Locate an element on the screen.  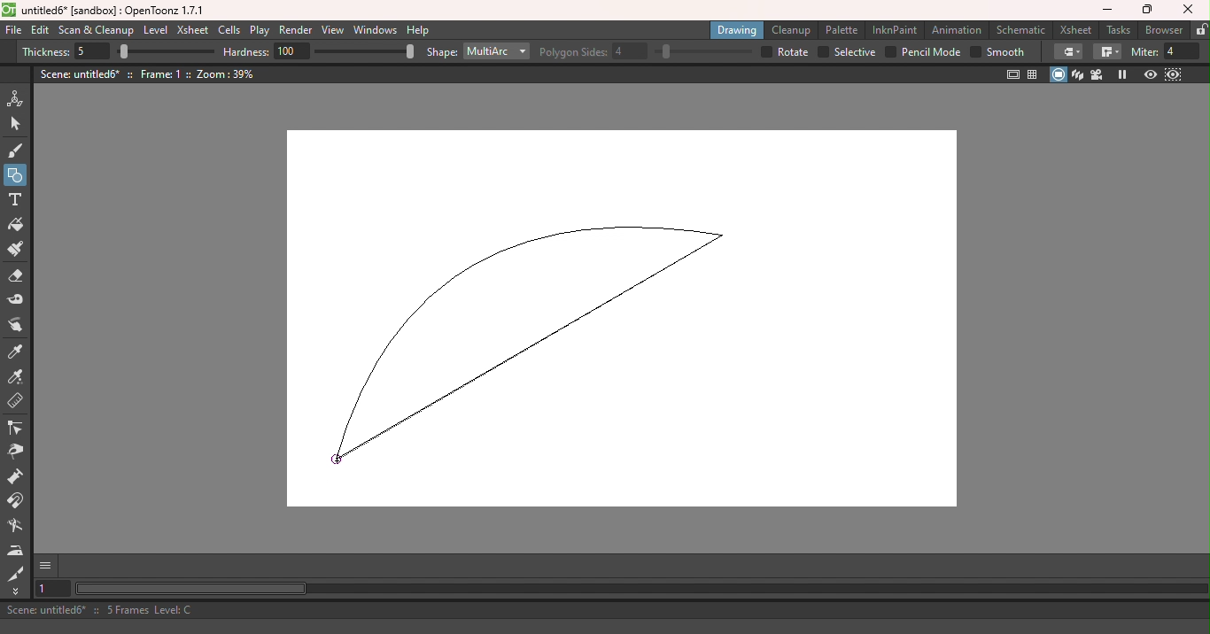
Camera stand view is located at coordinates (1059, 74).